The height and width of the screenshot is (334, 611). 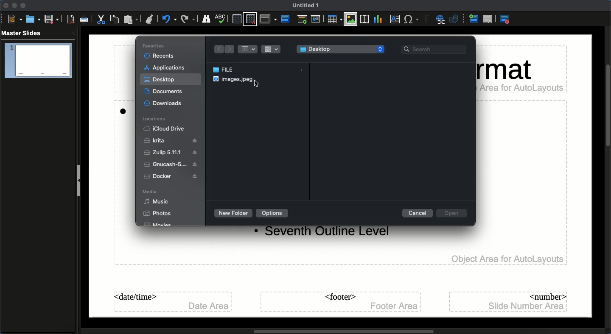 I want to click on Fontwork, so click(x=426, y=19).